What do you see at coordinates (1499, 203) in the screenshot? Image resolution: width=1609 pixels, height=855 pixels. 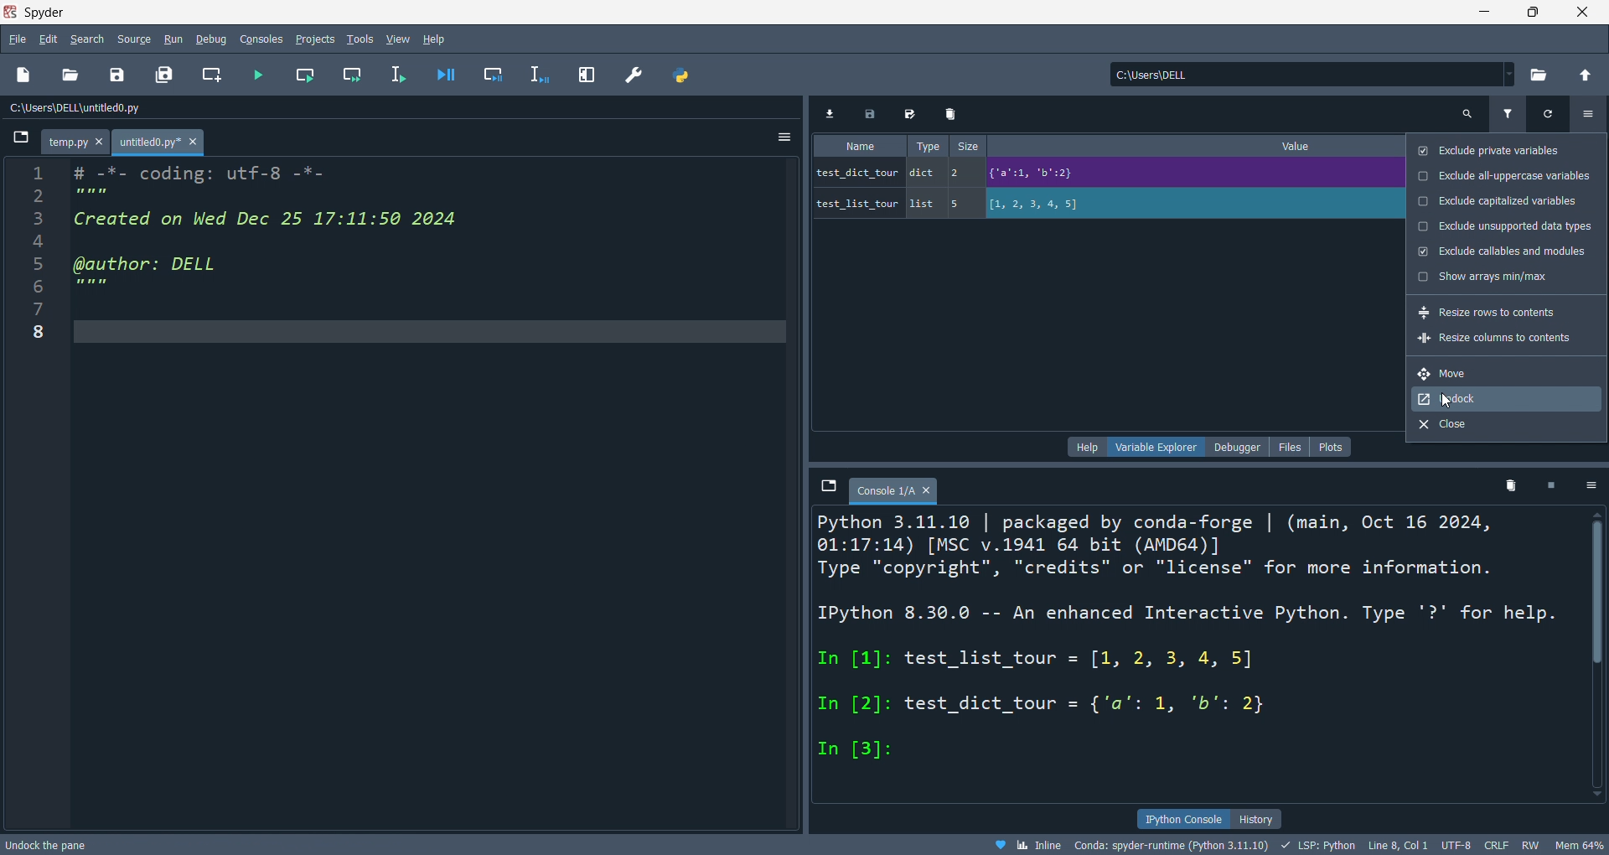 I see `exclude capitalized variables` at bounding box center [1499, 203].